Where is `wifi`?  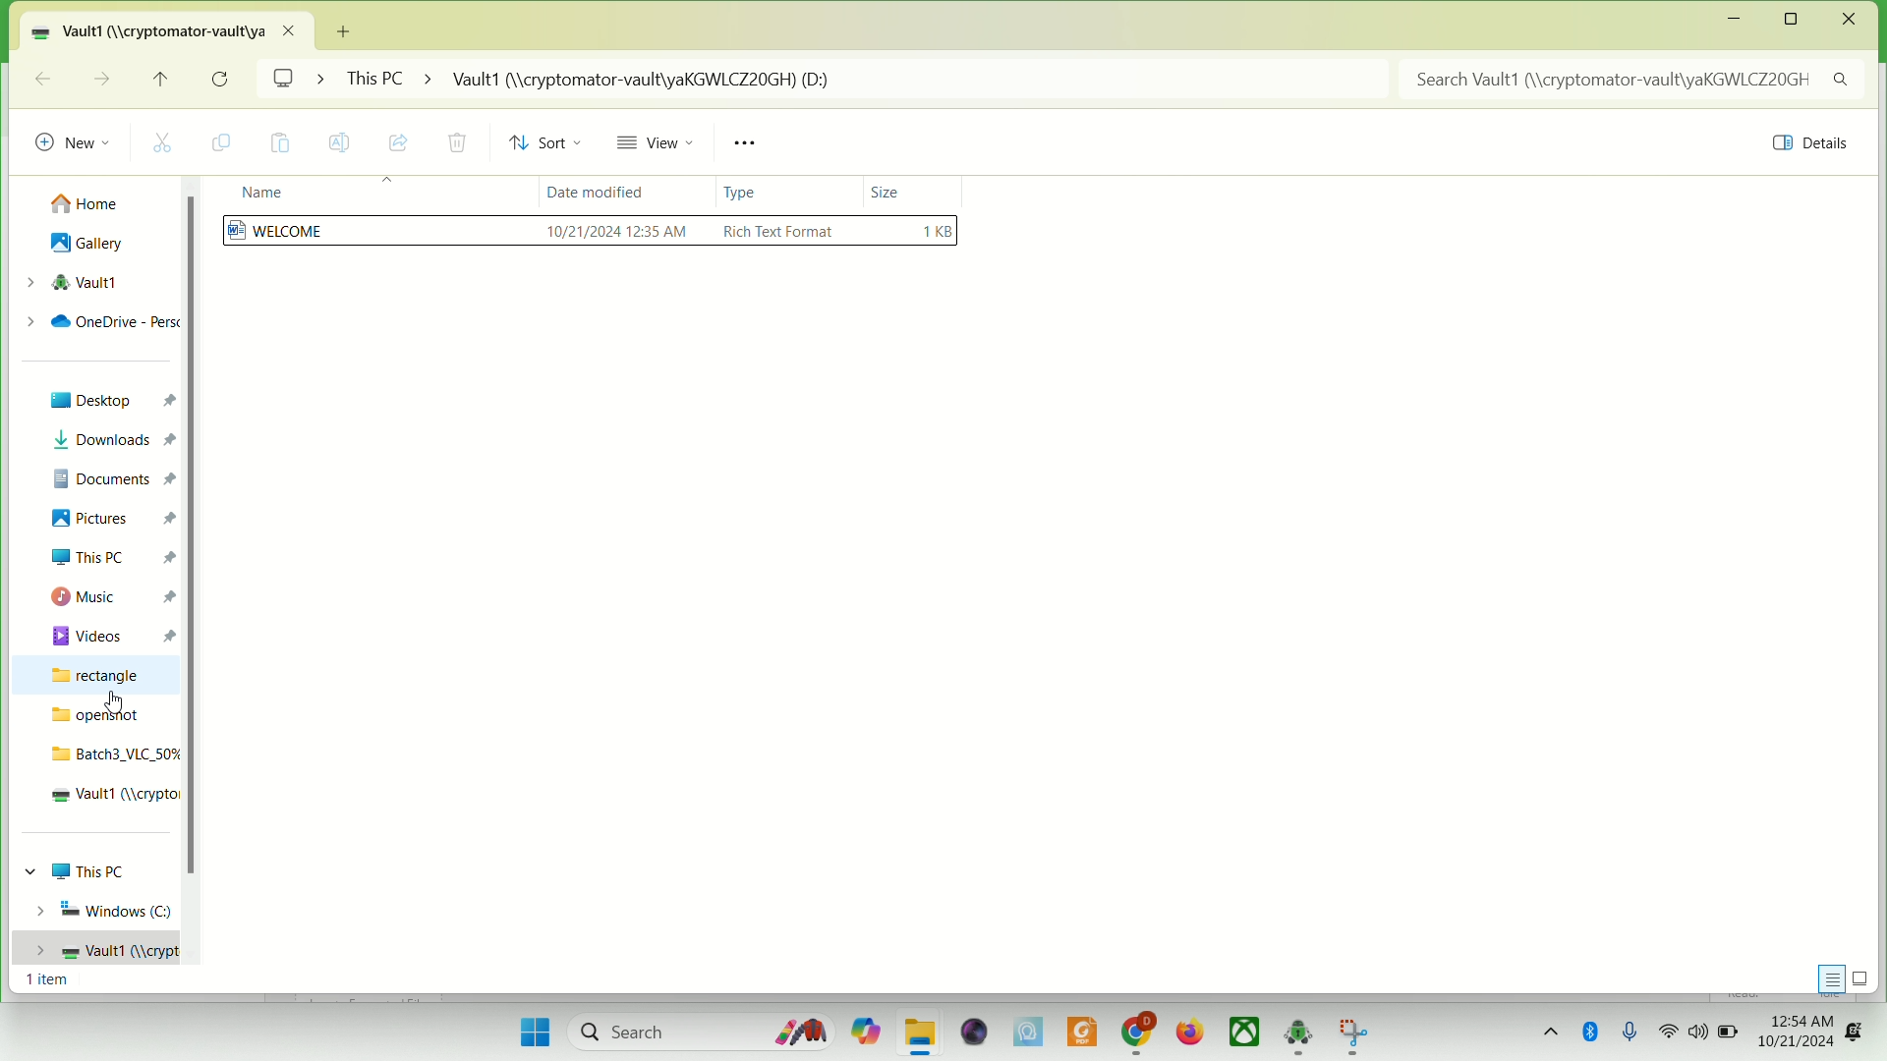
wifi is located at coordinates (1670, 1032).